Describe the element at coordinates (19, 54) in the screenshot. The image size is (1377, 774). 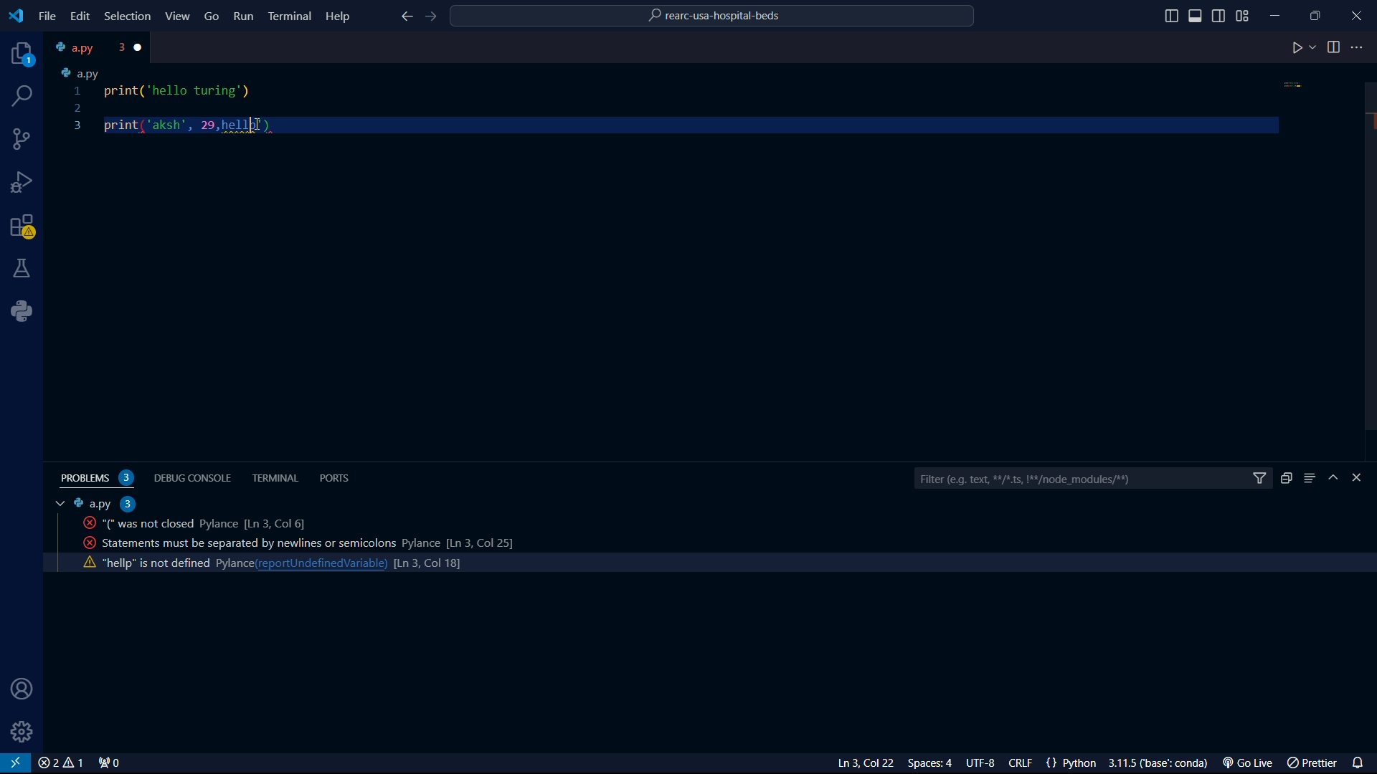
I see `projects` at that location.